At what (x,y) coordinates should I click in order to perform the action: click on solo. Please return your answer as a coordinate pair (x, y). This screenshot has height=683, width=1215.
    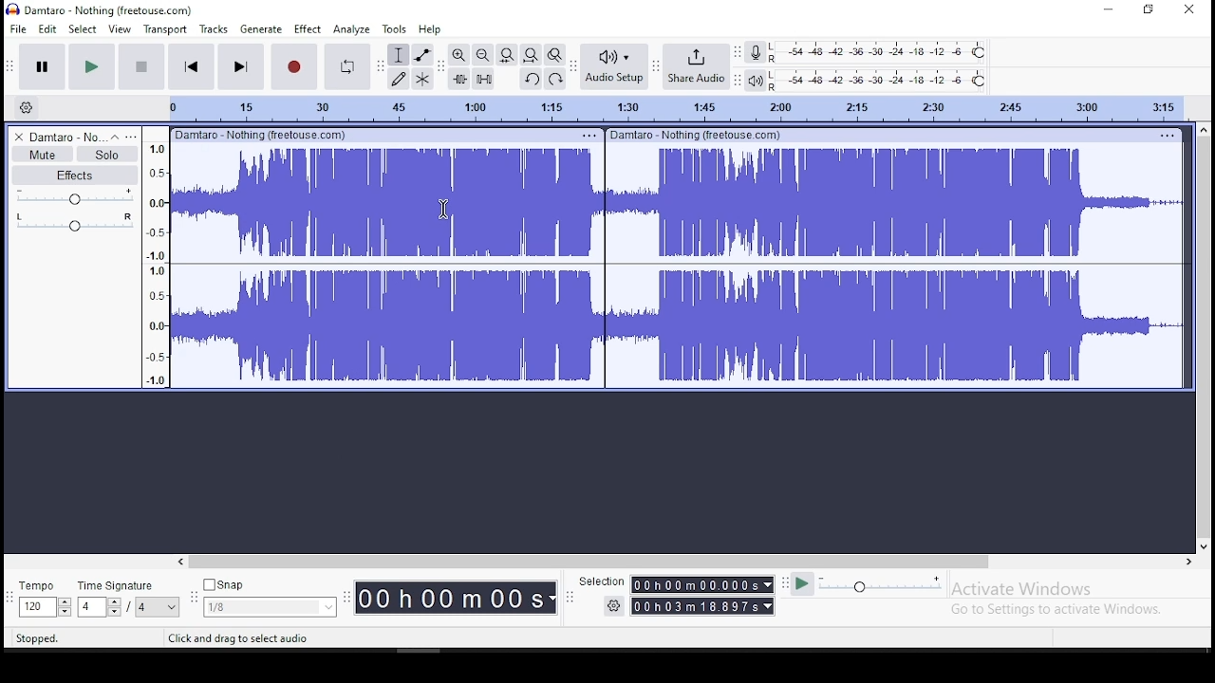
    Looking at the image, I should click on (106, 154).